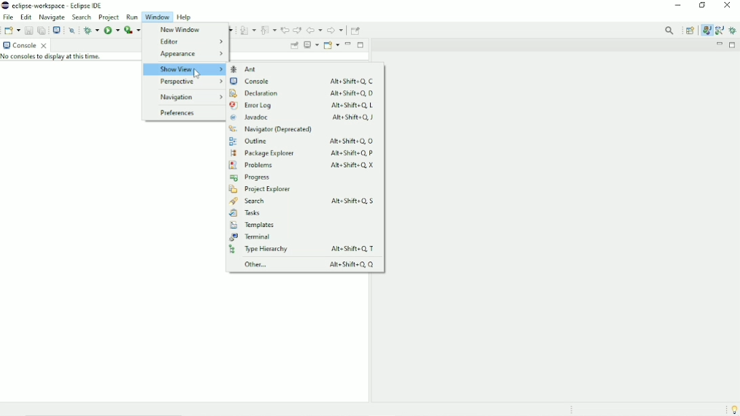  Describe the element at coordinates (131, 17) in the screenshot. I see `Run` at that location.